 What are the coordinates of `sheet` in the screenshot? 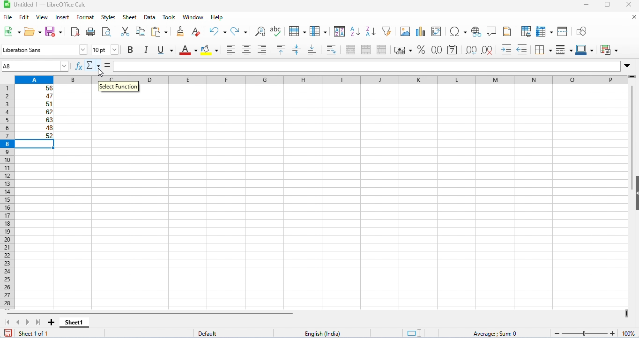 It's located at (130, 17).